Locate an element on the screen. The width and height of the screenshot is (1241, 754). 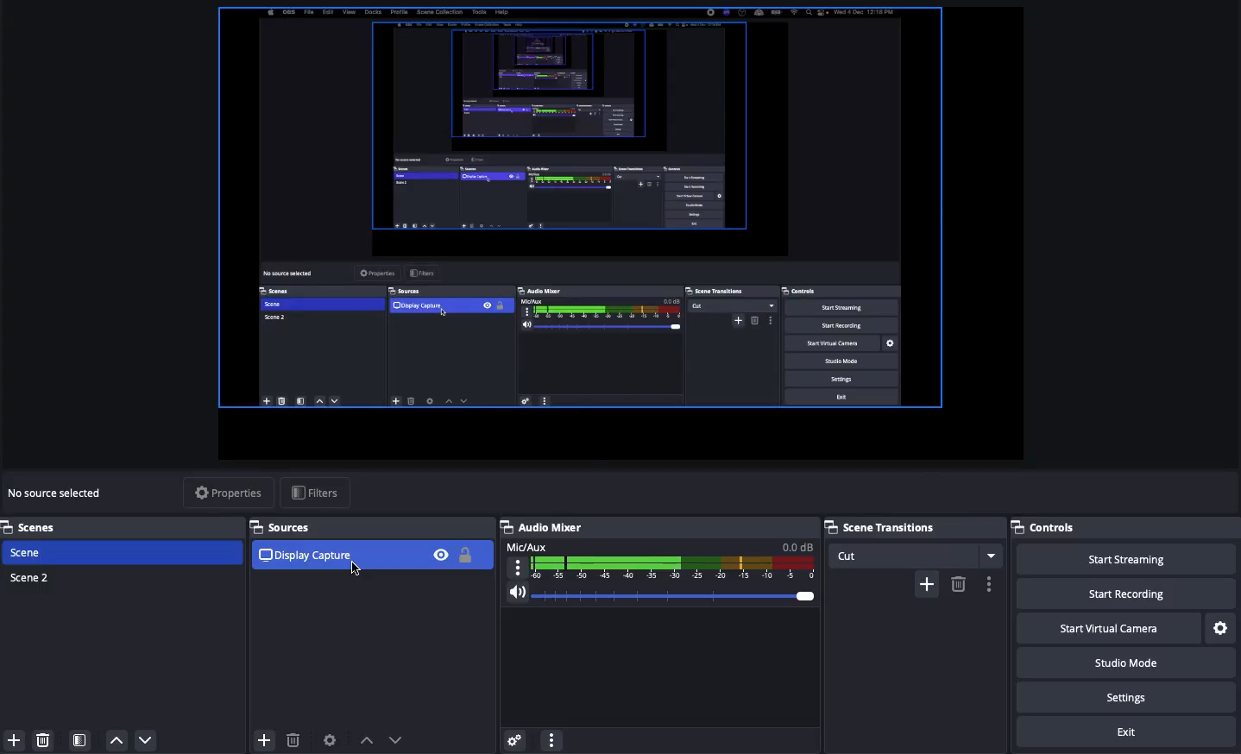
delete is located at coordinates (296, 740).